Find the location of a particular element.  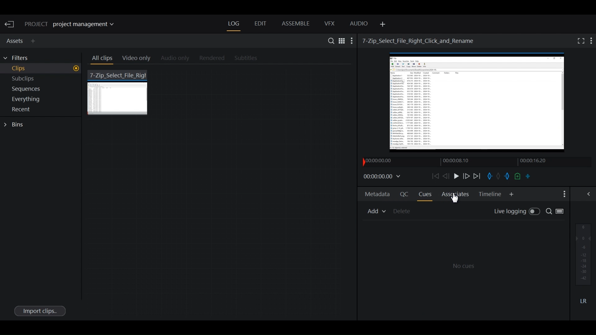

Toggle between list and tile view is located at coordinates (562, 212).